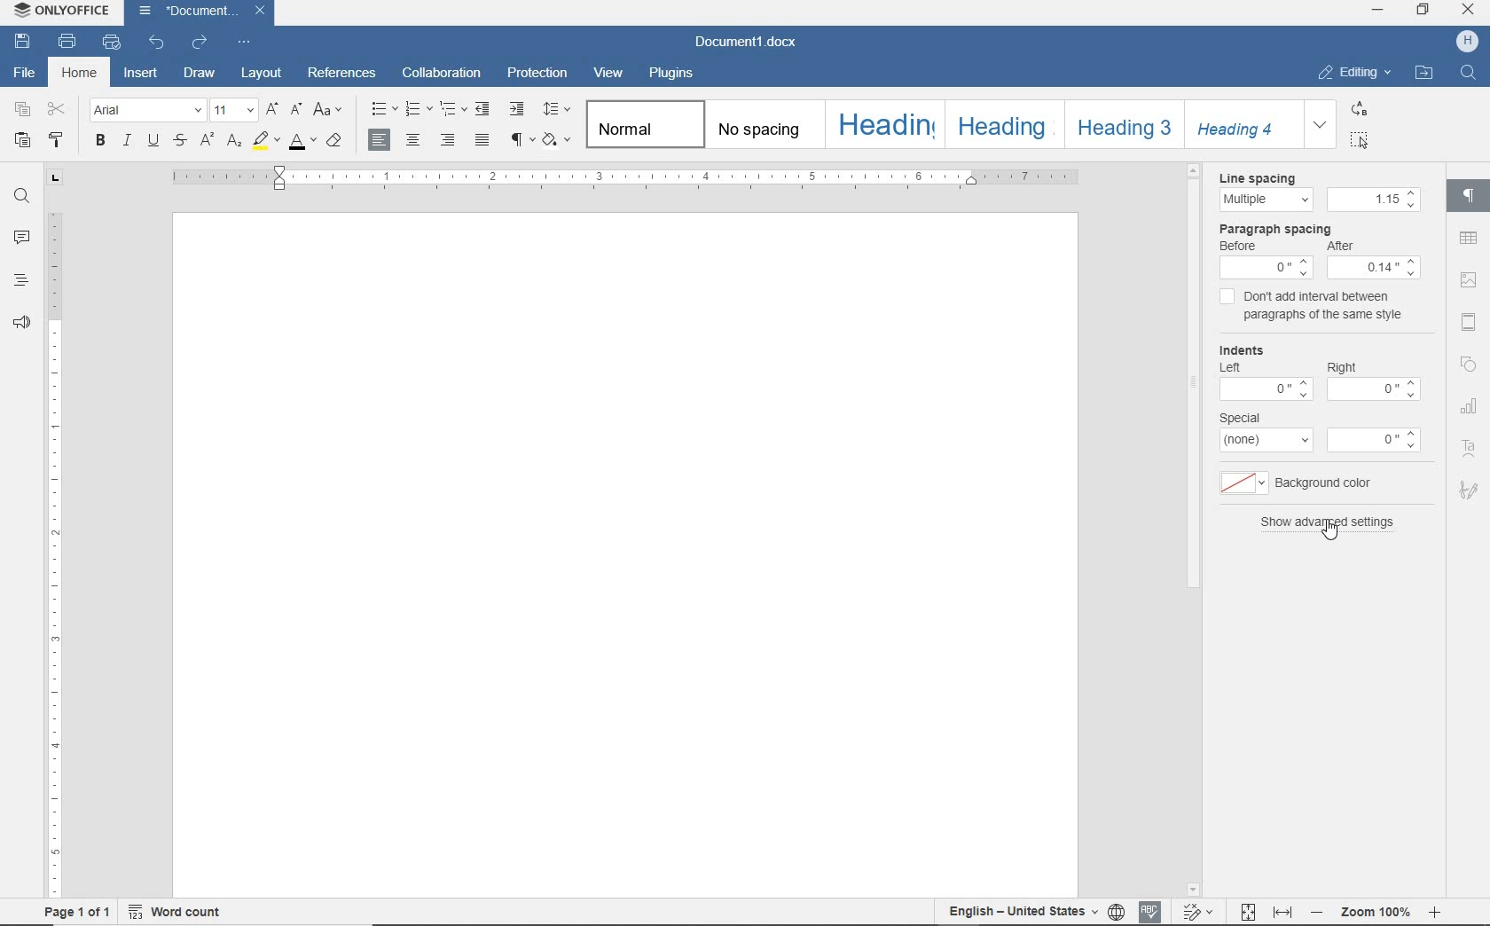 Image resolution: width=1490 pixels, height=926 pixels. What do you see at coordinates (23, 75) in the screenshot?
I see `file` at bounding box center [23, 75].